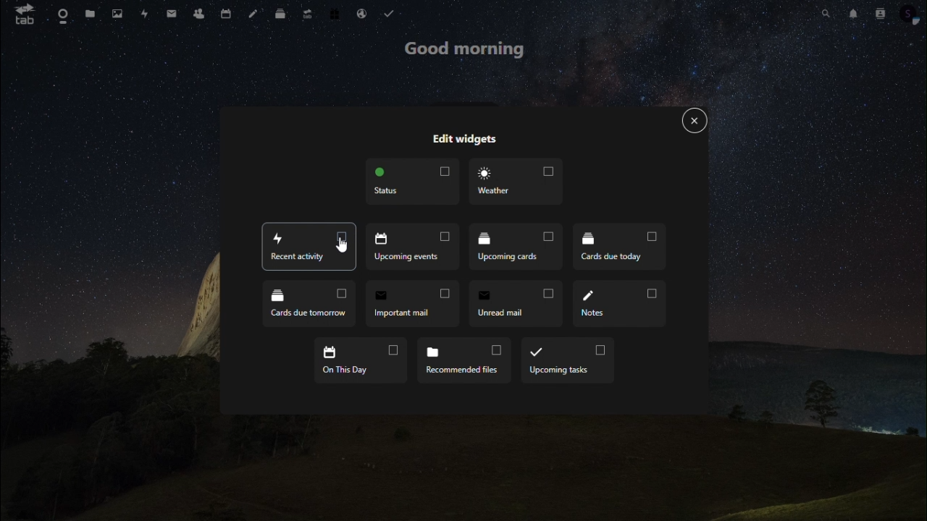  I want to click on notes, so click(618, 301).